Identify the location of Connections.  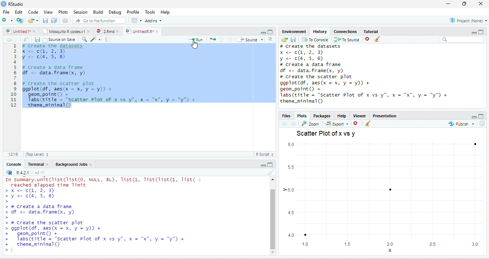
(346, 31).